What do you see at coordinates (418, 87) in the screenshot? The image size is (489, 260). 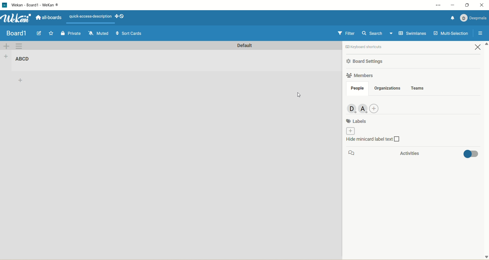 I see `teams` at bounding box center [418, 87].